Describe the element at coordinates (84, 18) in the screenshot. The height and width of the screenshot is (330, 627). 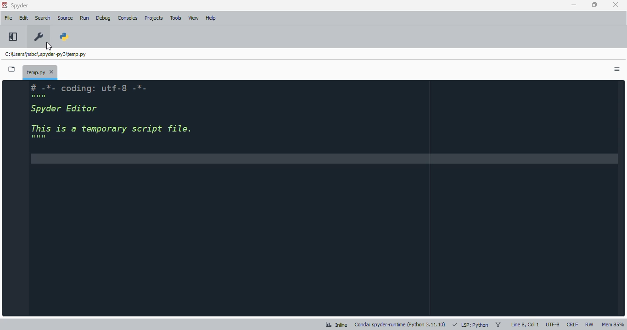
I see `run` at that location.